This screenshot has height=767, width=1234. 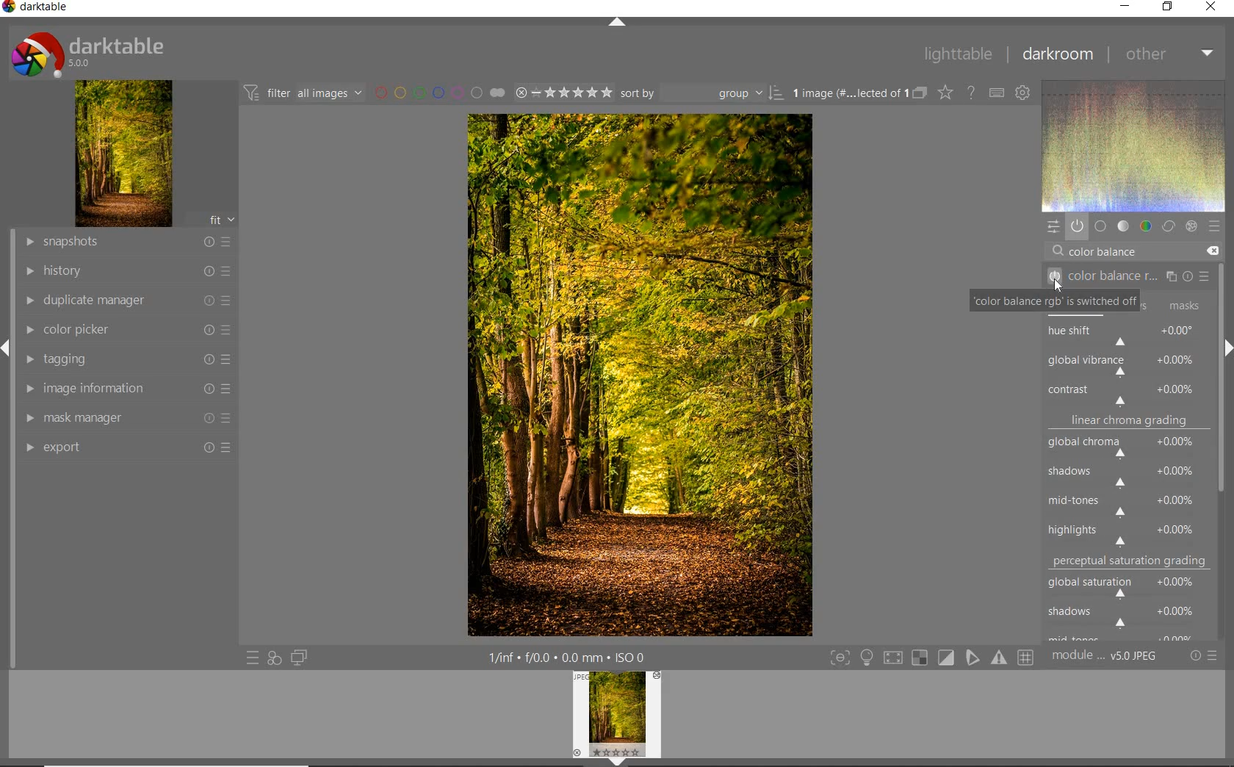 I want to click on base, so click(x=1100, y=226).